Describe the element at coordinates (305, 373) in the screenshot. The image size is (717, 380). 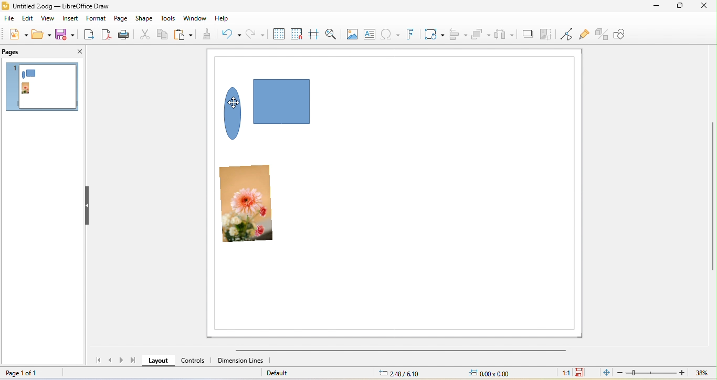
I see `default` at that location.